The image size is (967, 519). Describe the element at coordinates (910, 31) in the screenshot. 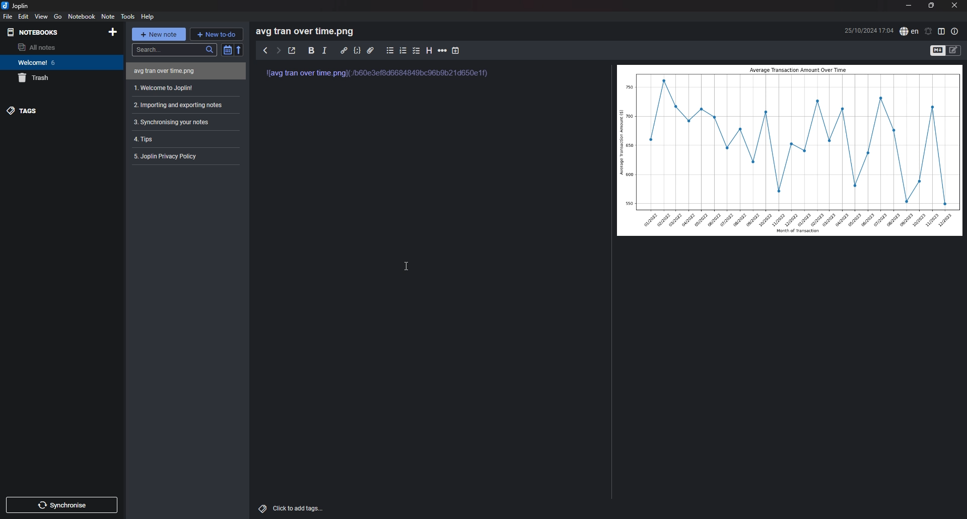

I see `spell check` at that location.